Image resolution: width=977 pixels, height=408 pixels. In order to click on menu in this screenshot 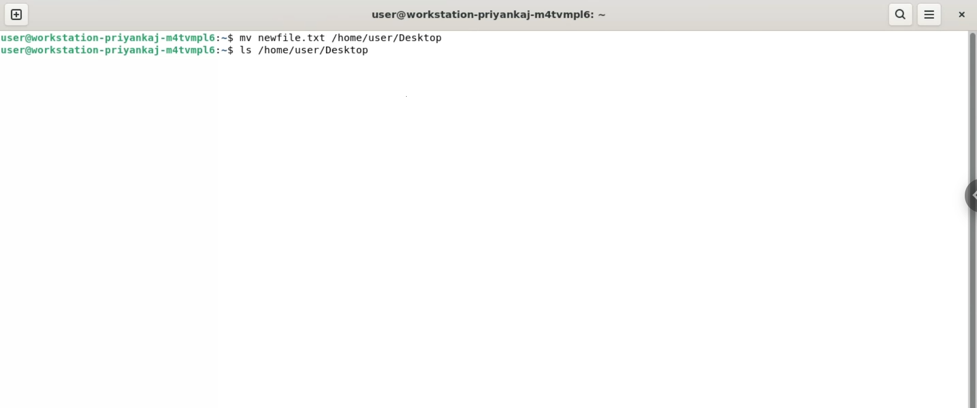, I will do `click(931, 15)`.